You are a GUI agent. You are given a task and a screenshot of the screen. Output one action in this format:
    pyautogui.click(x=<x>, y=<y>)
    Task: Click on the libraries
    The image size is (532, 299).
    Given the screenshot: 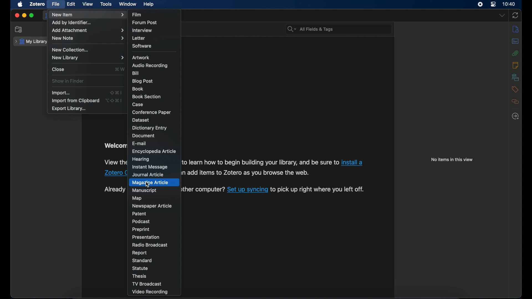 What is the action you would take?
    pyautogui.click(x=514, y=77)
    